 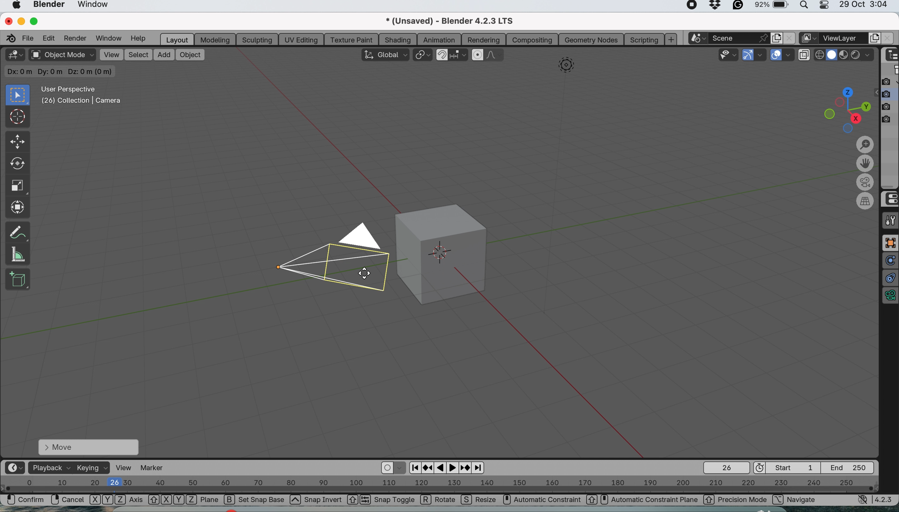 What do you see at coordinates (351, 39) in the screenshot?
I see `texture paint` at bounding box center [351, 39].